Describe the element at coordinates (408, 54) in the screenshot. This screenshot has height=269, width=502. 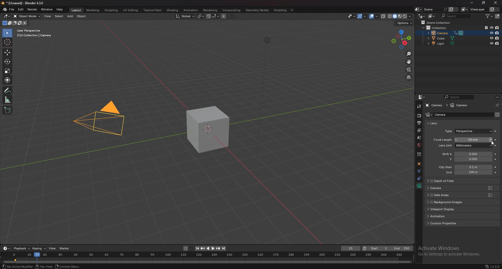
I see `zoom` at that location.